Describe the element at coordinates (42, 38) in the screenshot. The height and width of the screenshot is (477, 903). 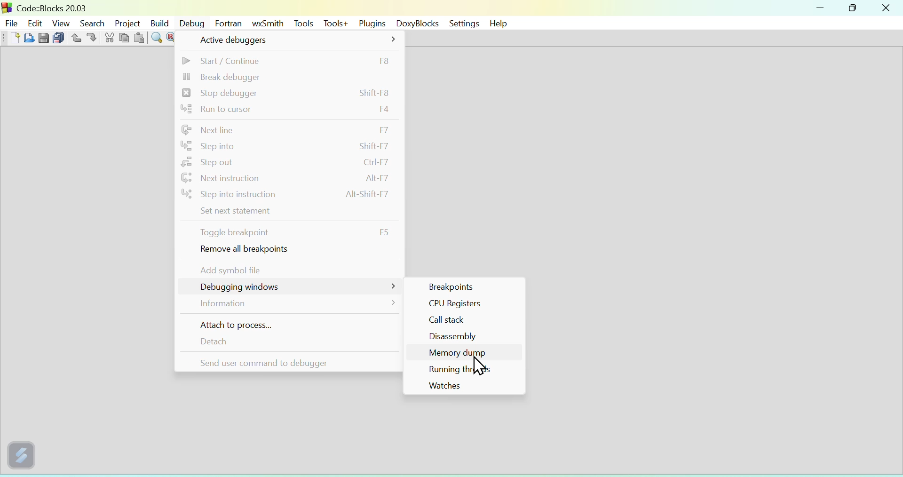
I see `save ` at that location.